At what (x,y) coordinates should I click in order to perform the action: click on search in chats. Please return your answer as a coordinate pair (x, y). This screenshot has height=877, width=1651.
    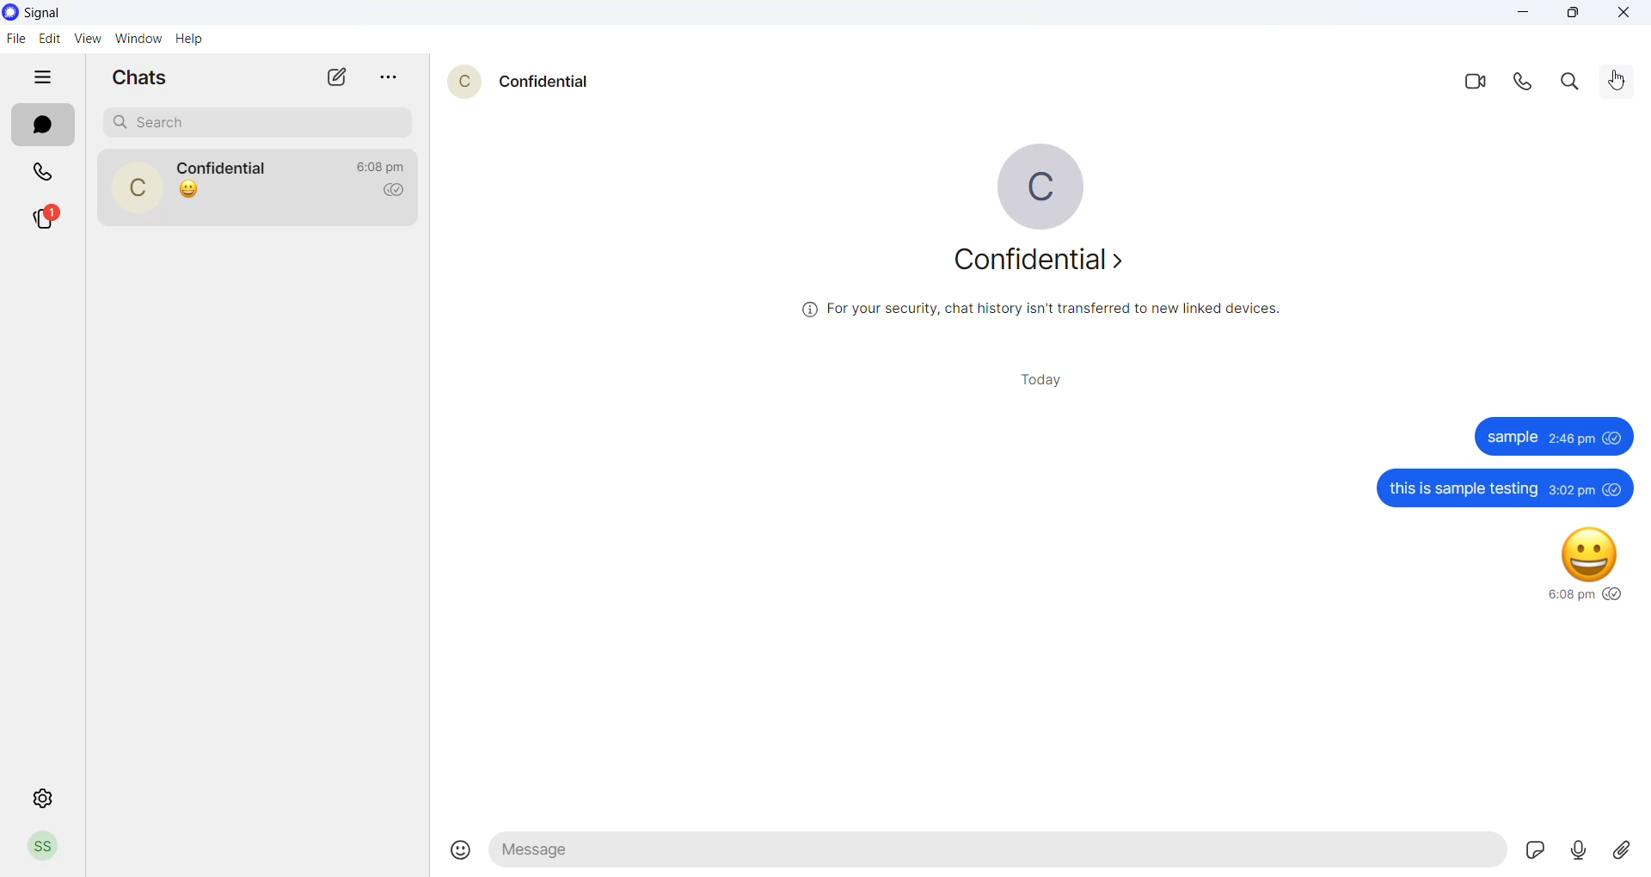
    Looking at the image, I should click on (1573, 78).